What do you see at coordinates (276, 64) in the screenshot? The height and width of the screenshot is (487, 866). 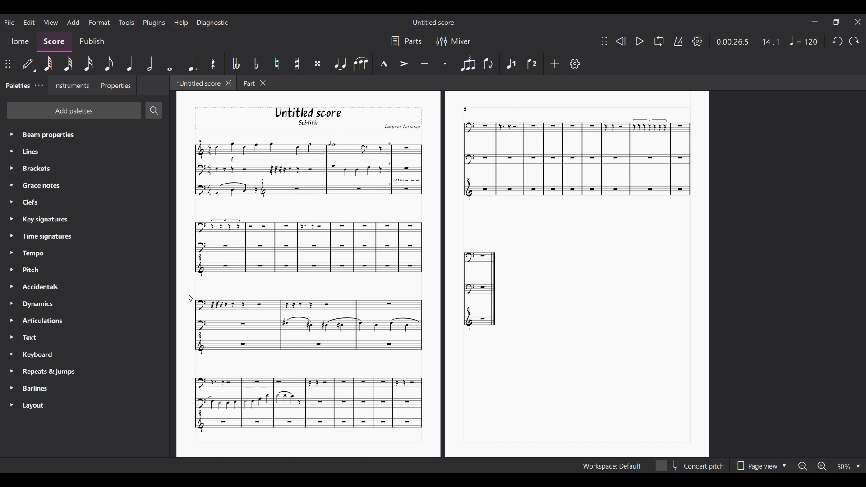 I see `Toggle natural` at bounding box center [276, 64].